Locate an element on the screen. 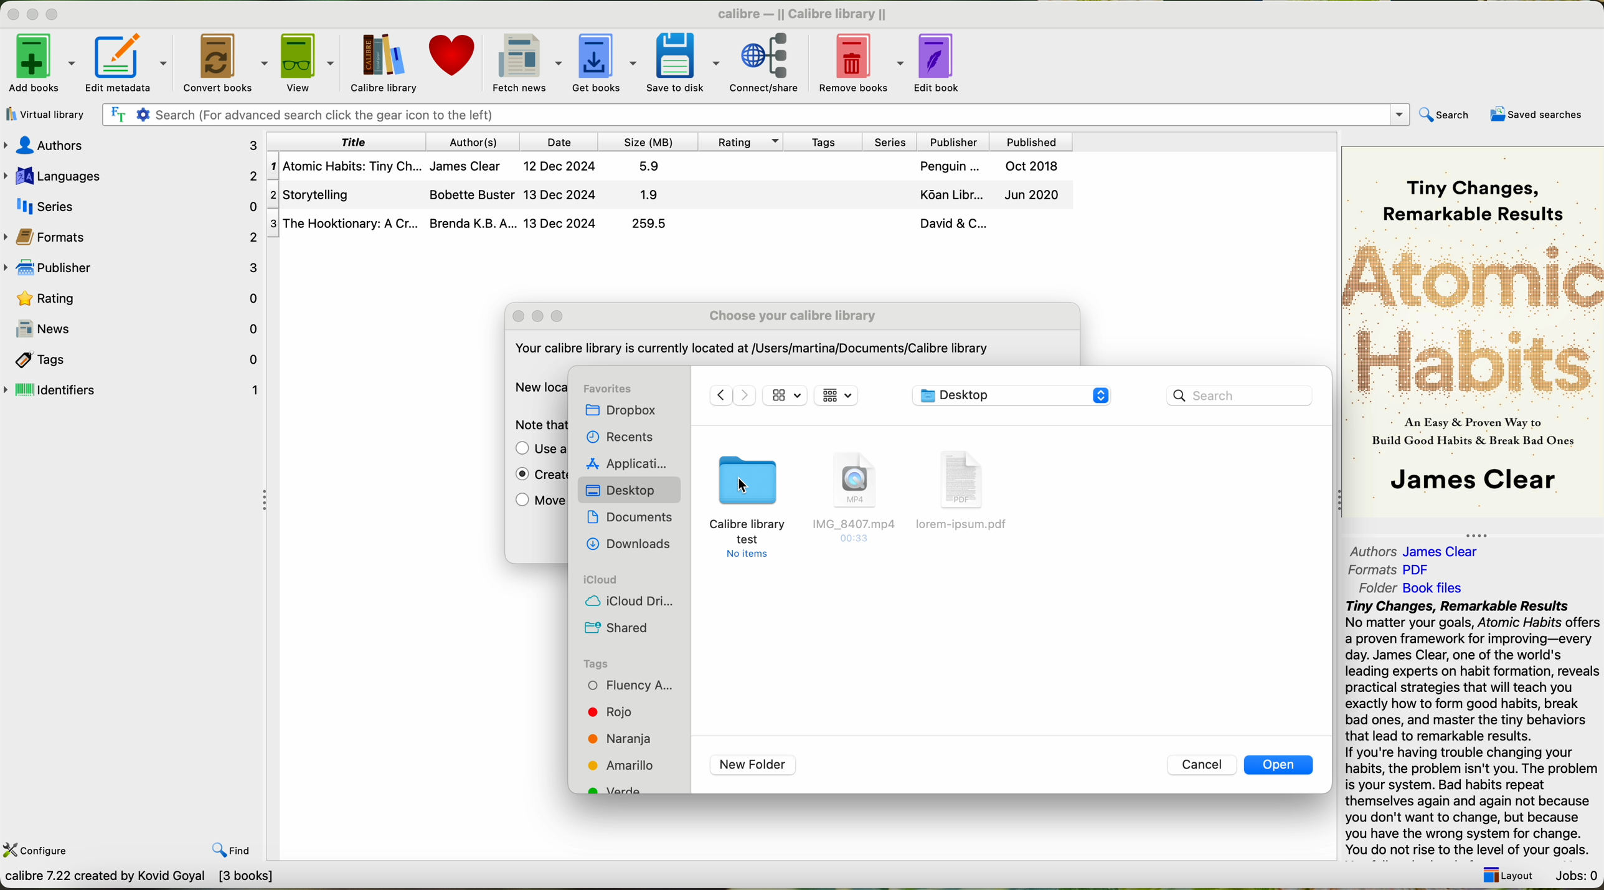 This screenshot has width=1604, height=890. ‘Your calibre library Is currently located at /Users/martina/Documents/Calibre library is located at coordinates (750, 351).